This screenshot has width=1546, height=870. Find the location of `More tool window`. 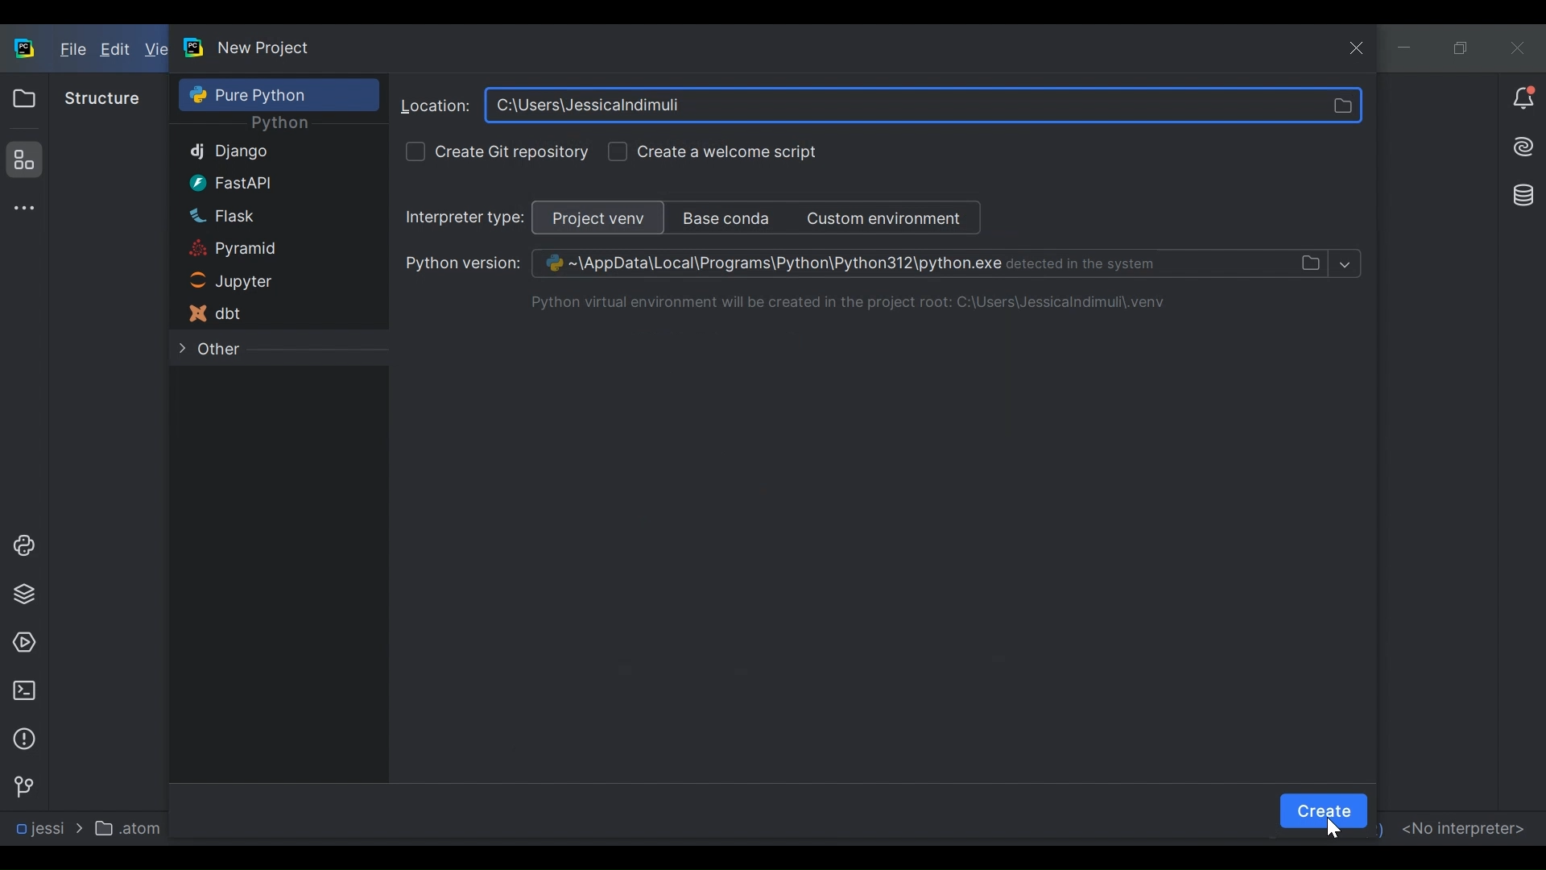

More tool window is located at coordinates (21, 208).